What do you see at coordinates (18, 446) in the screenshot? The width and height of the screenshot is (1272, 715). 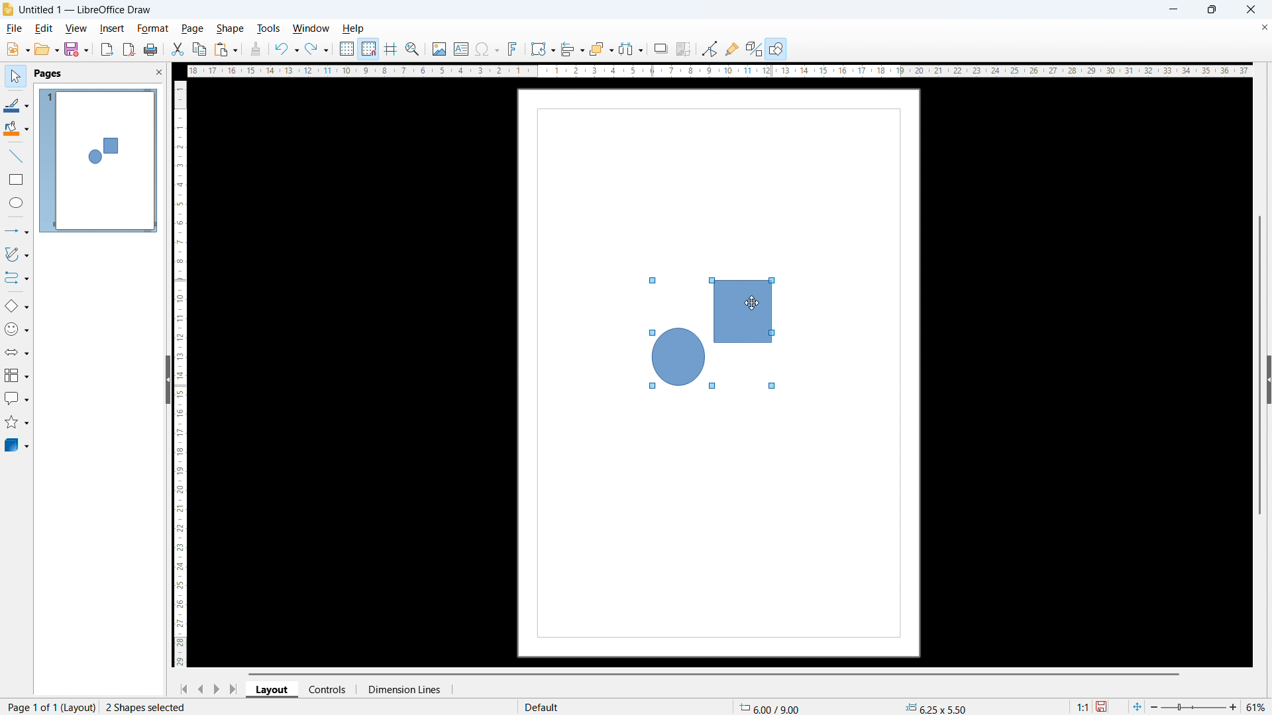 I see `3D object` at bounding box center [18, 446].